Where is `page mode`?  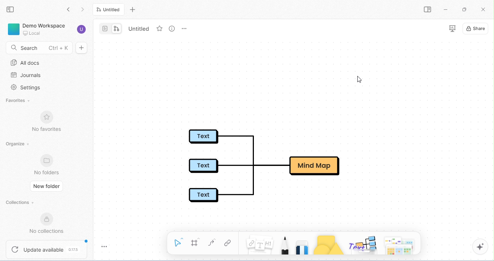
page mode is located at coordinates (105, 29).